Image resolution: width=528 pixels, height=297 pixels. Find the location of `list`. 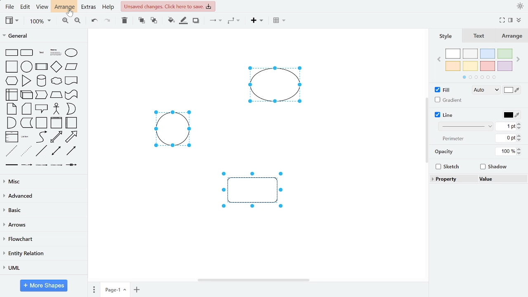

list is located at coordinates (12, 137).